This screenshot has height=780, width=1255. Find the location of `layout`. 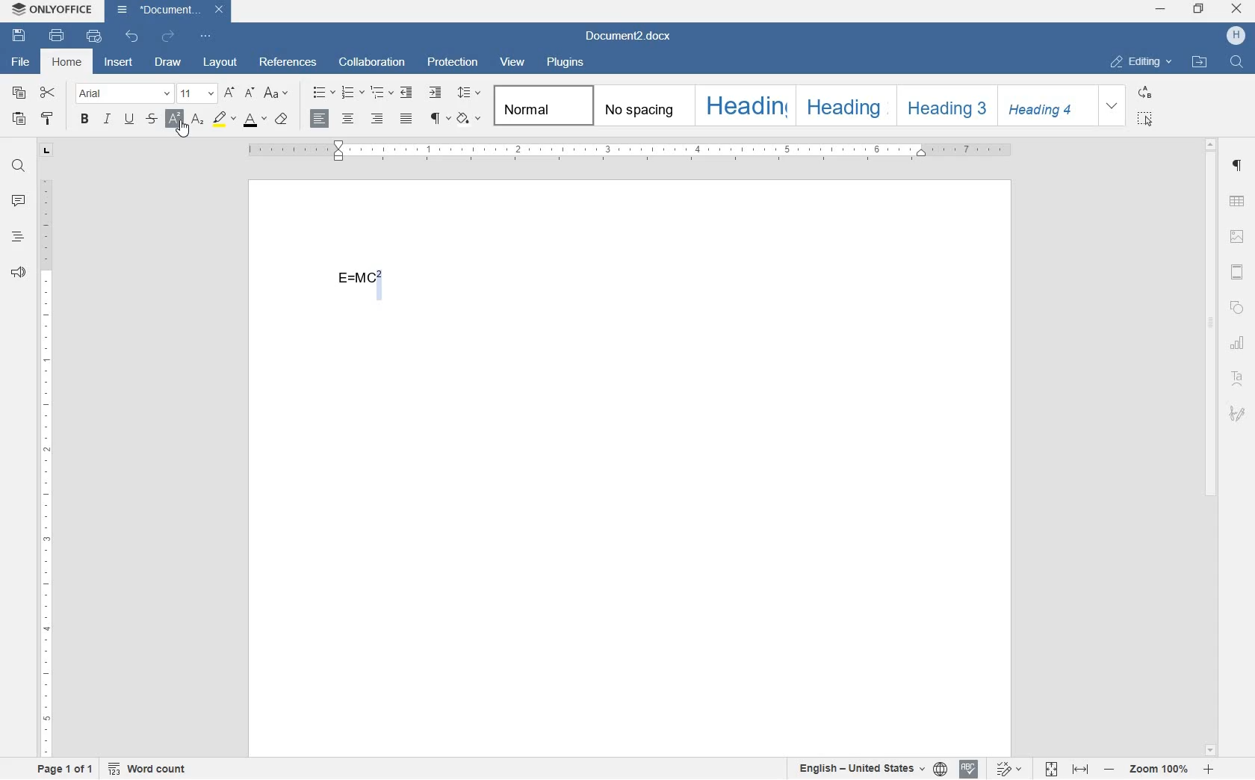

layout is located at coordinates (219, 64).